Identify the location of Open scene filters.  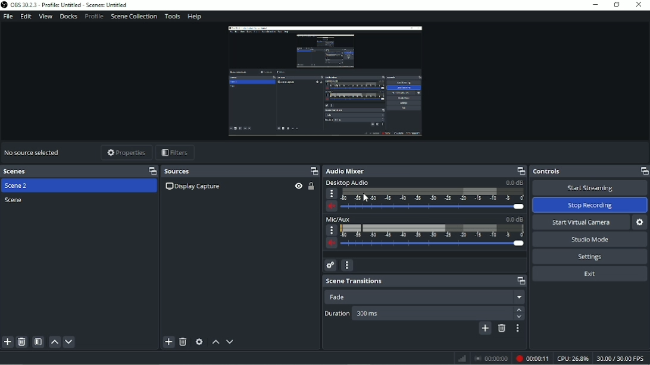
(38, 342).